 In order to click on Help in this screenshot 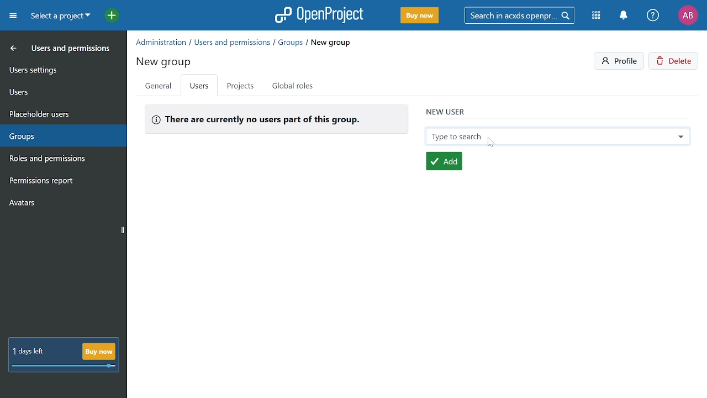, I will do `click(653, 16)`.